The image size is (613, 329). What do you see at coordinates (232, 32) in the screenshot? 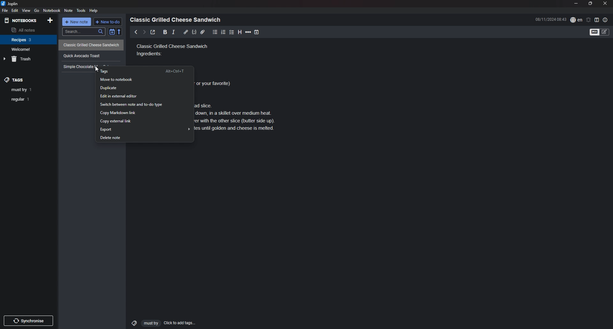
I see `checkbox` at bounding box center [232, 32].